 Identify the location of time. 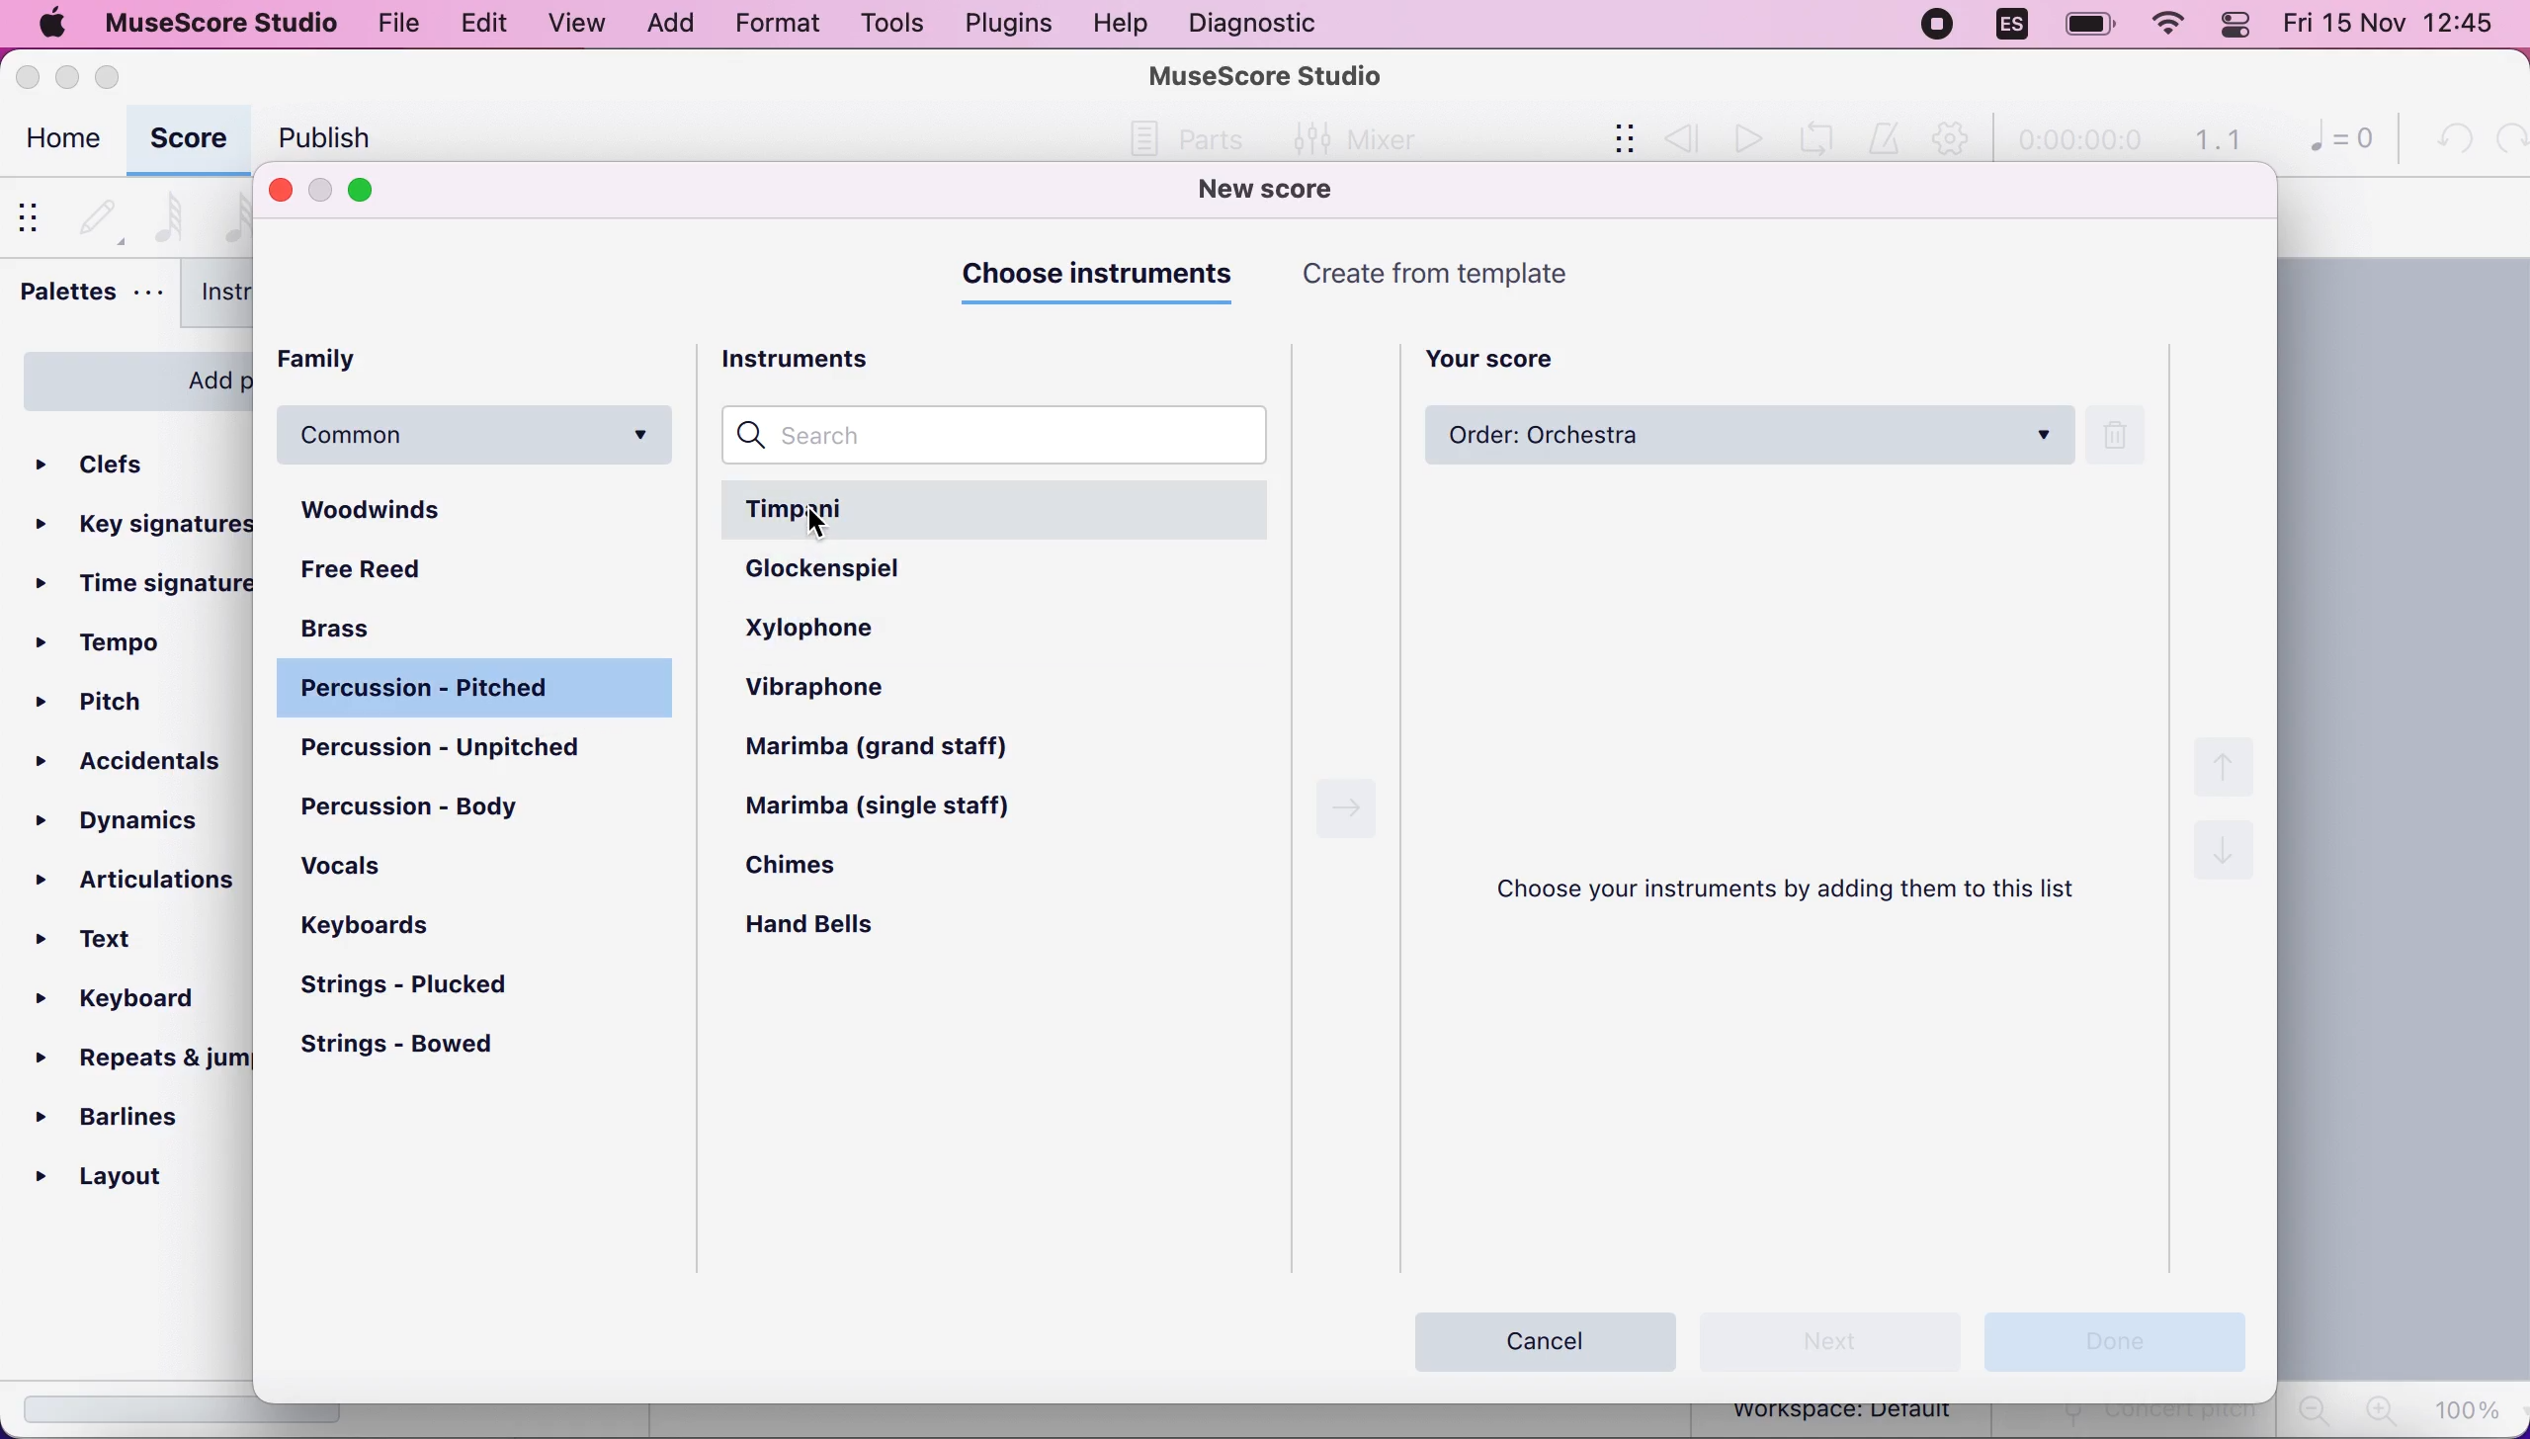
(2077, 142).